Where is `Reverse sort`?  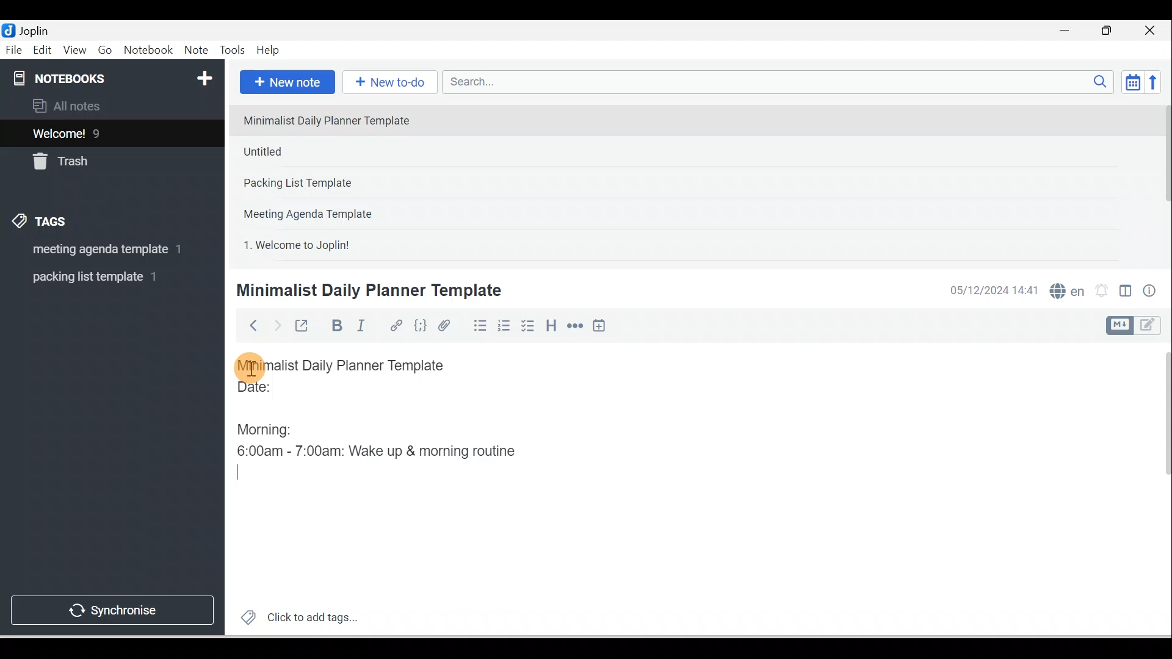
Reverse sort is located at coordinates (1157, 82).